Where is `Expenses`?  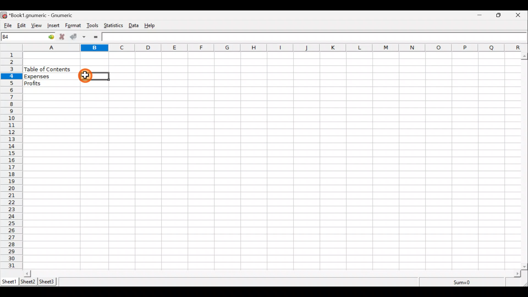 Expenses is located at coordinates (50, 77).